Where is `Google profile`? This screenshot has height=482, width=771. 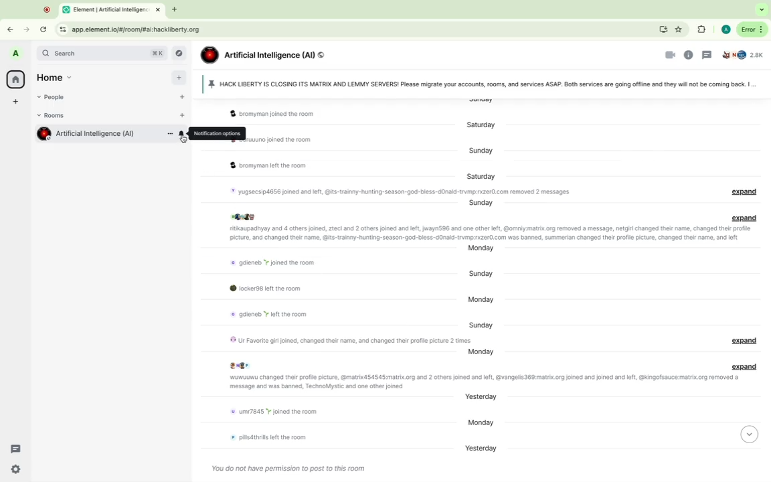 Google profile is located at coordinates (724, 31).